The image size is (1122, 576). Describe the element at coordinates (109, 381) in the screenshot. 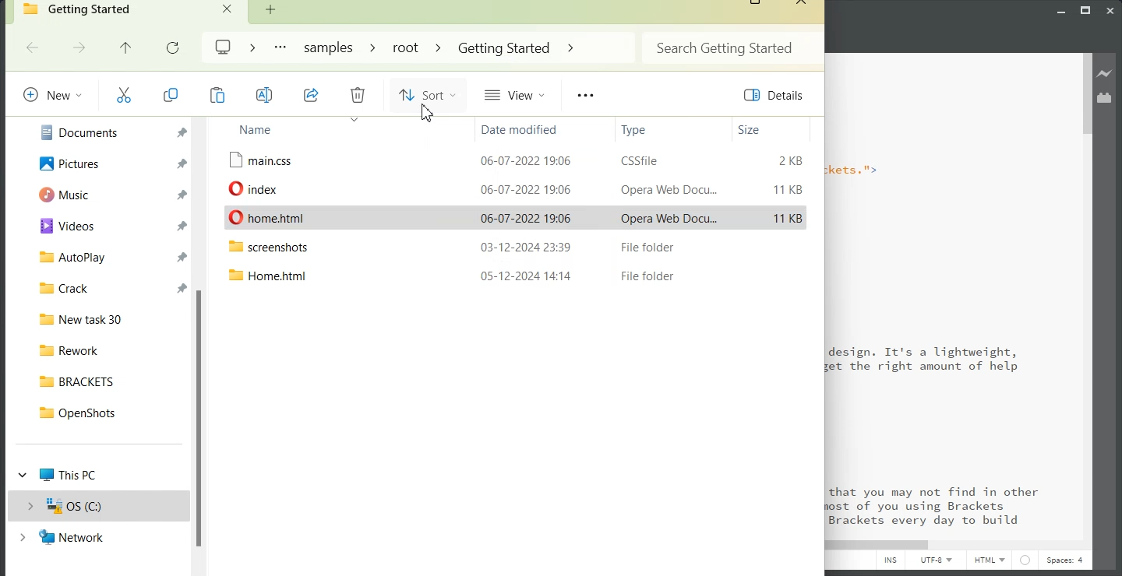

I see `BRACKETS File` at that location.